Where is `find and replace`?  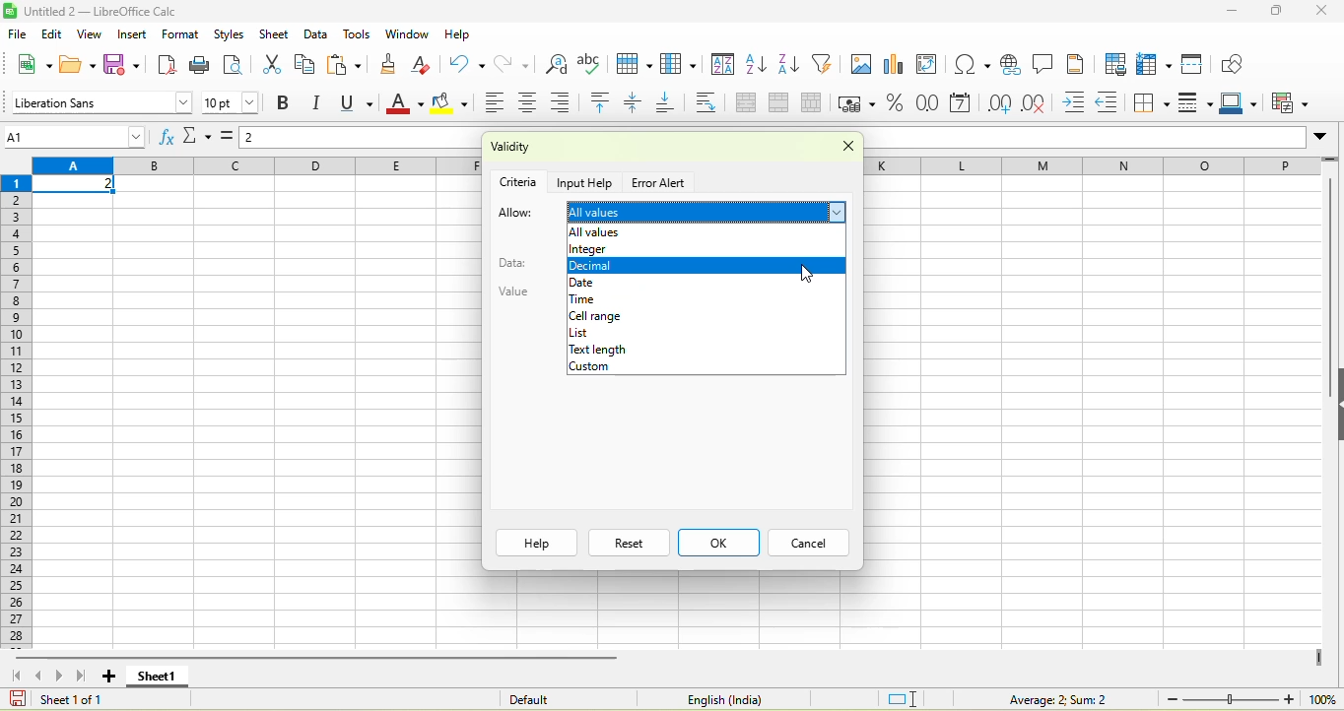 find and replace is located at coordinates (557, 63).